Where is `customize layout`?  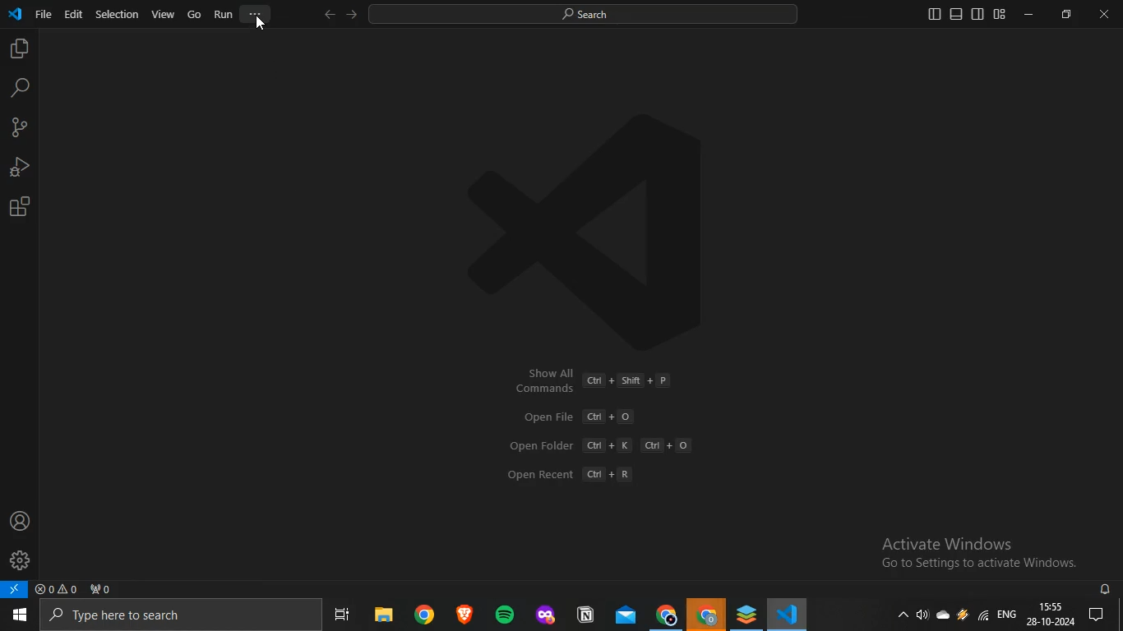
customize layout is located at coordinates (1001, 15).